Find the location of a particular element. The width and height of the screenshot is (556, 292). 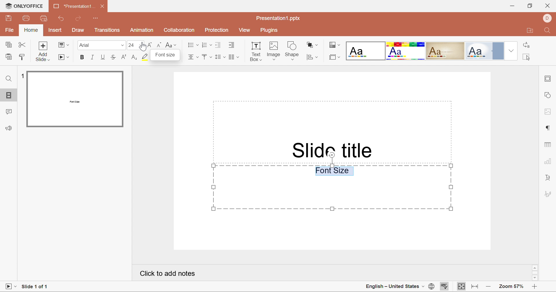

Open file location is located at coordinates (531, 31).